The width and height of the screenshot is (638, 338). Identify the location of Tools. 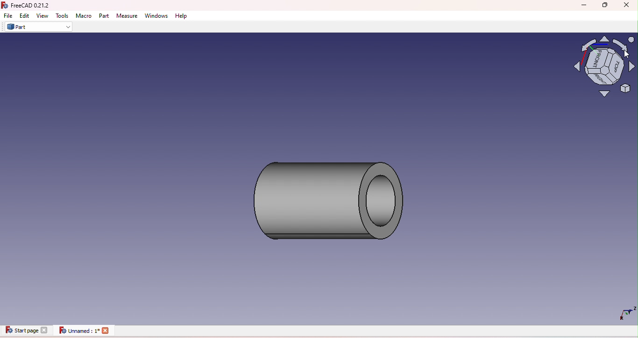
(61, 16).